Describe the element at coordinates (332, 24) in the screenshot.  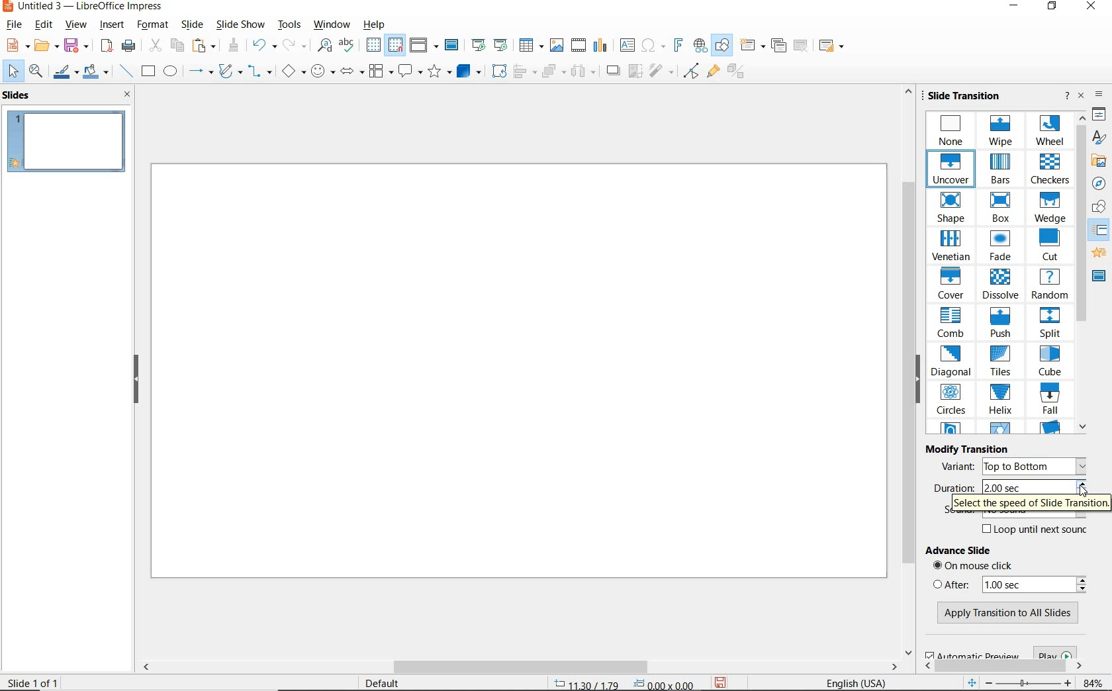
I see `WINDOW` at that location.